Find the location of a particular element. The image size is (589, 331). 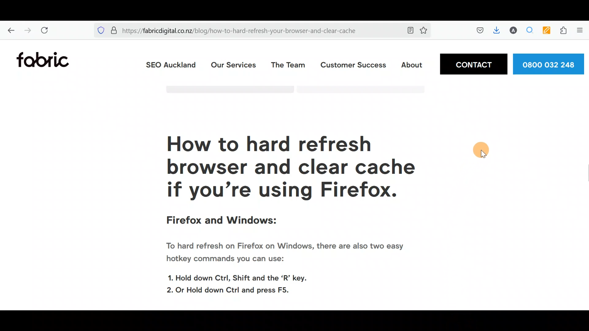

Fabric is located at coordinates (45, 60).